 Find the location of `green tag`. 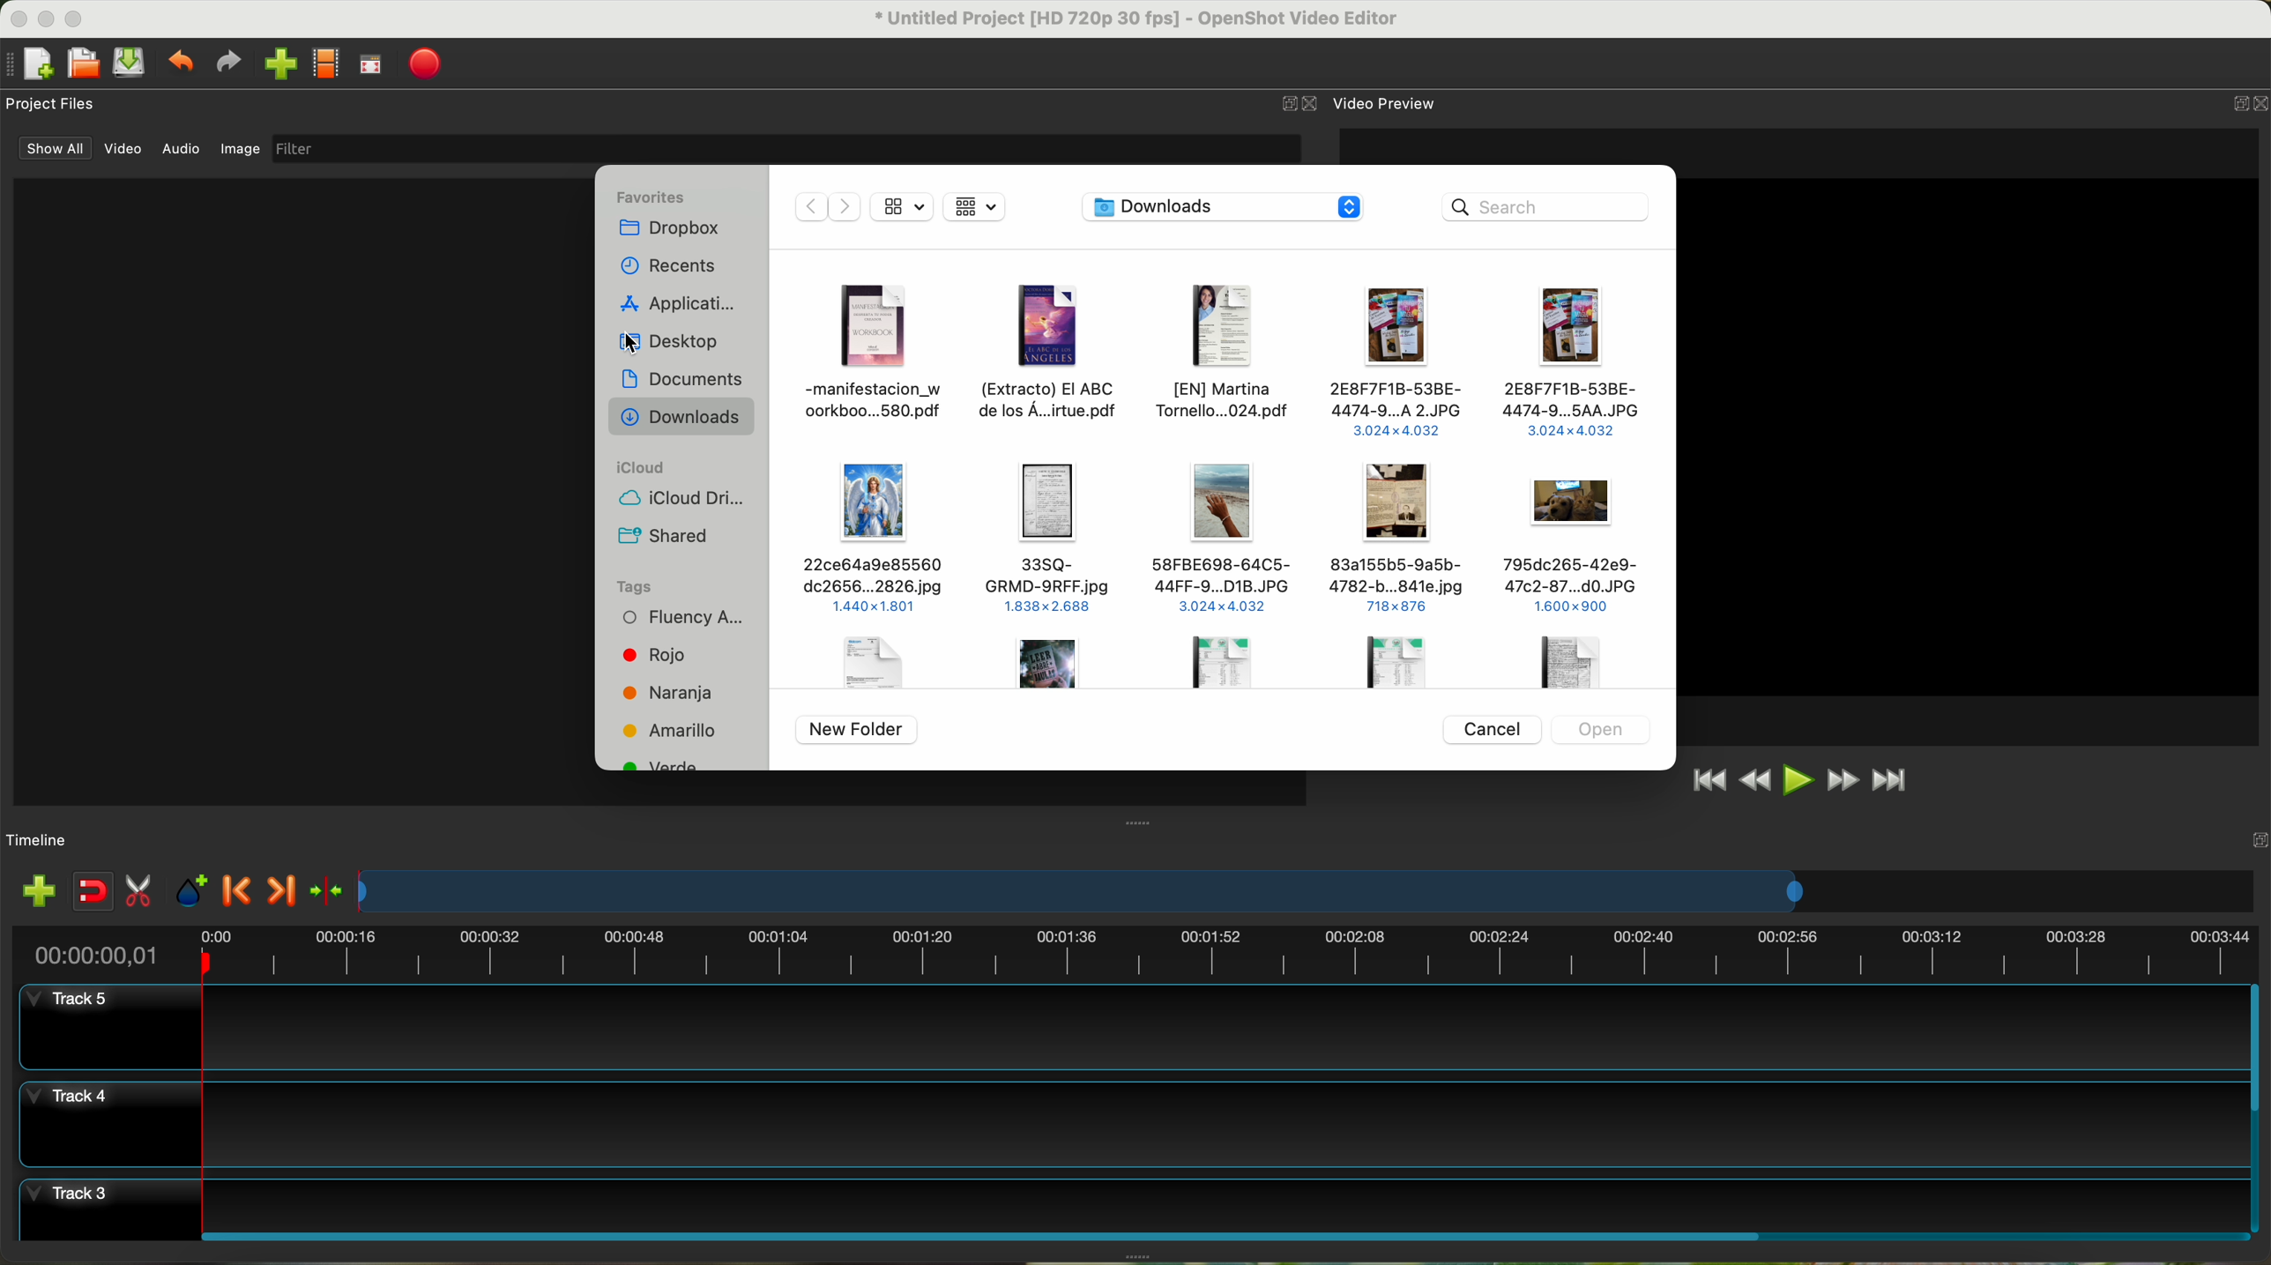

green tag is located at coordinates (666, 766).